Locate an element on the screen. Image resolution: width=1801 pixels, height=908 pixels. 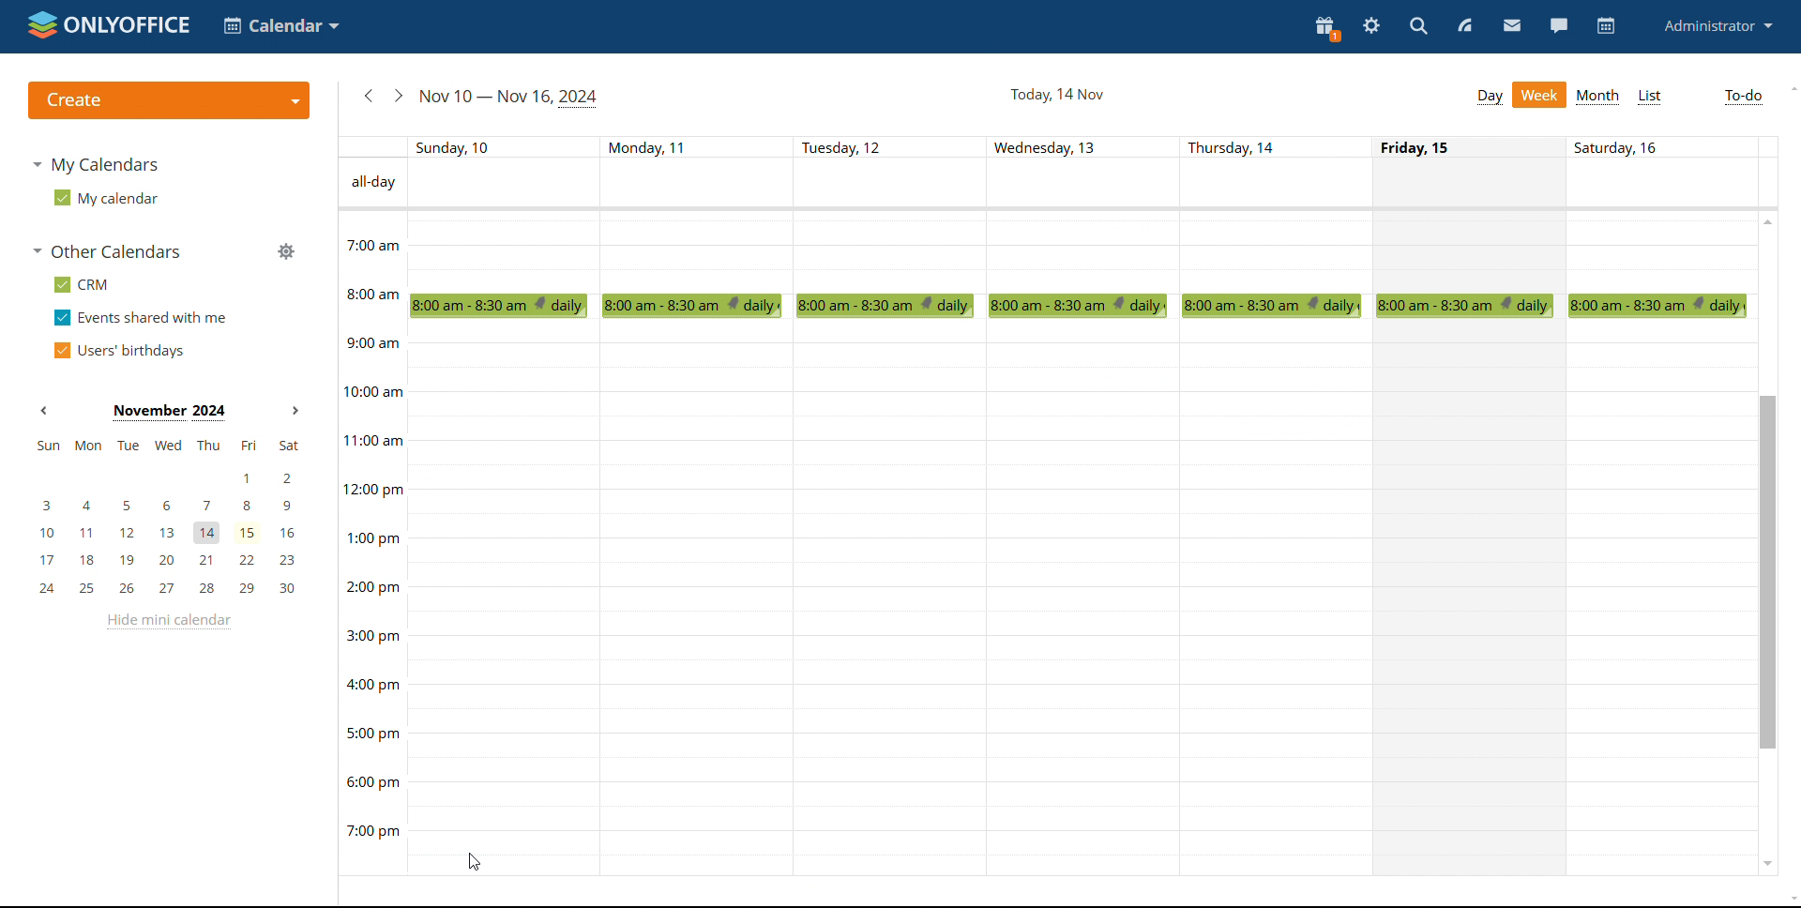
settings is located at coordinates (1372, 26).